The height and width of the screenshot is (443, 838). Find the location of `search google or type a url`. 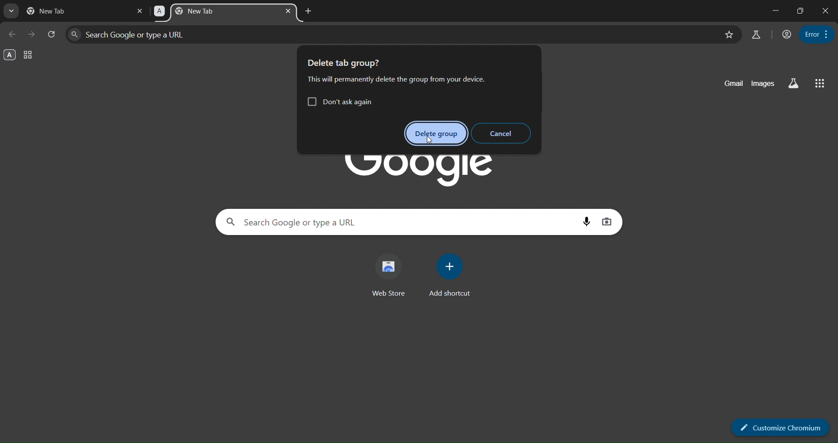

search google or type a url is located at coordinates (166, 34).